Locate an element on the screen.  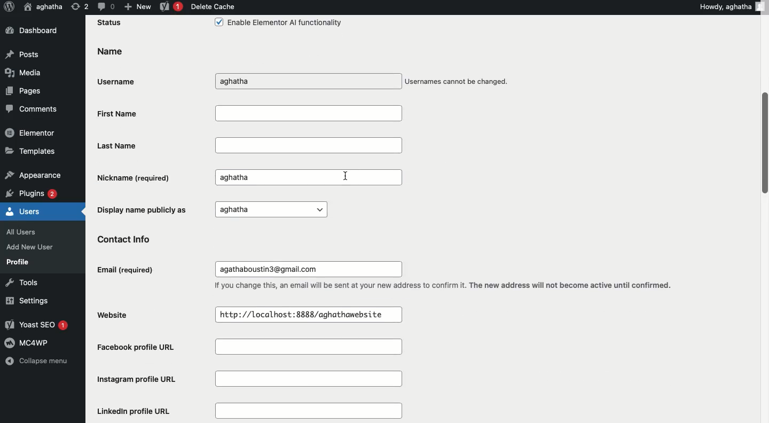
Status is located at coordinates (110, 23).